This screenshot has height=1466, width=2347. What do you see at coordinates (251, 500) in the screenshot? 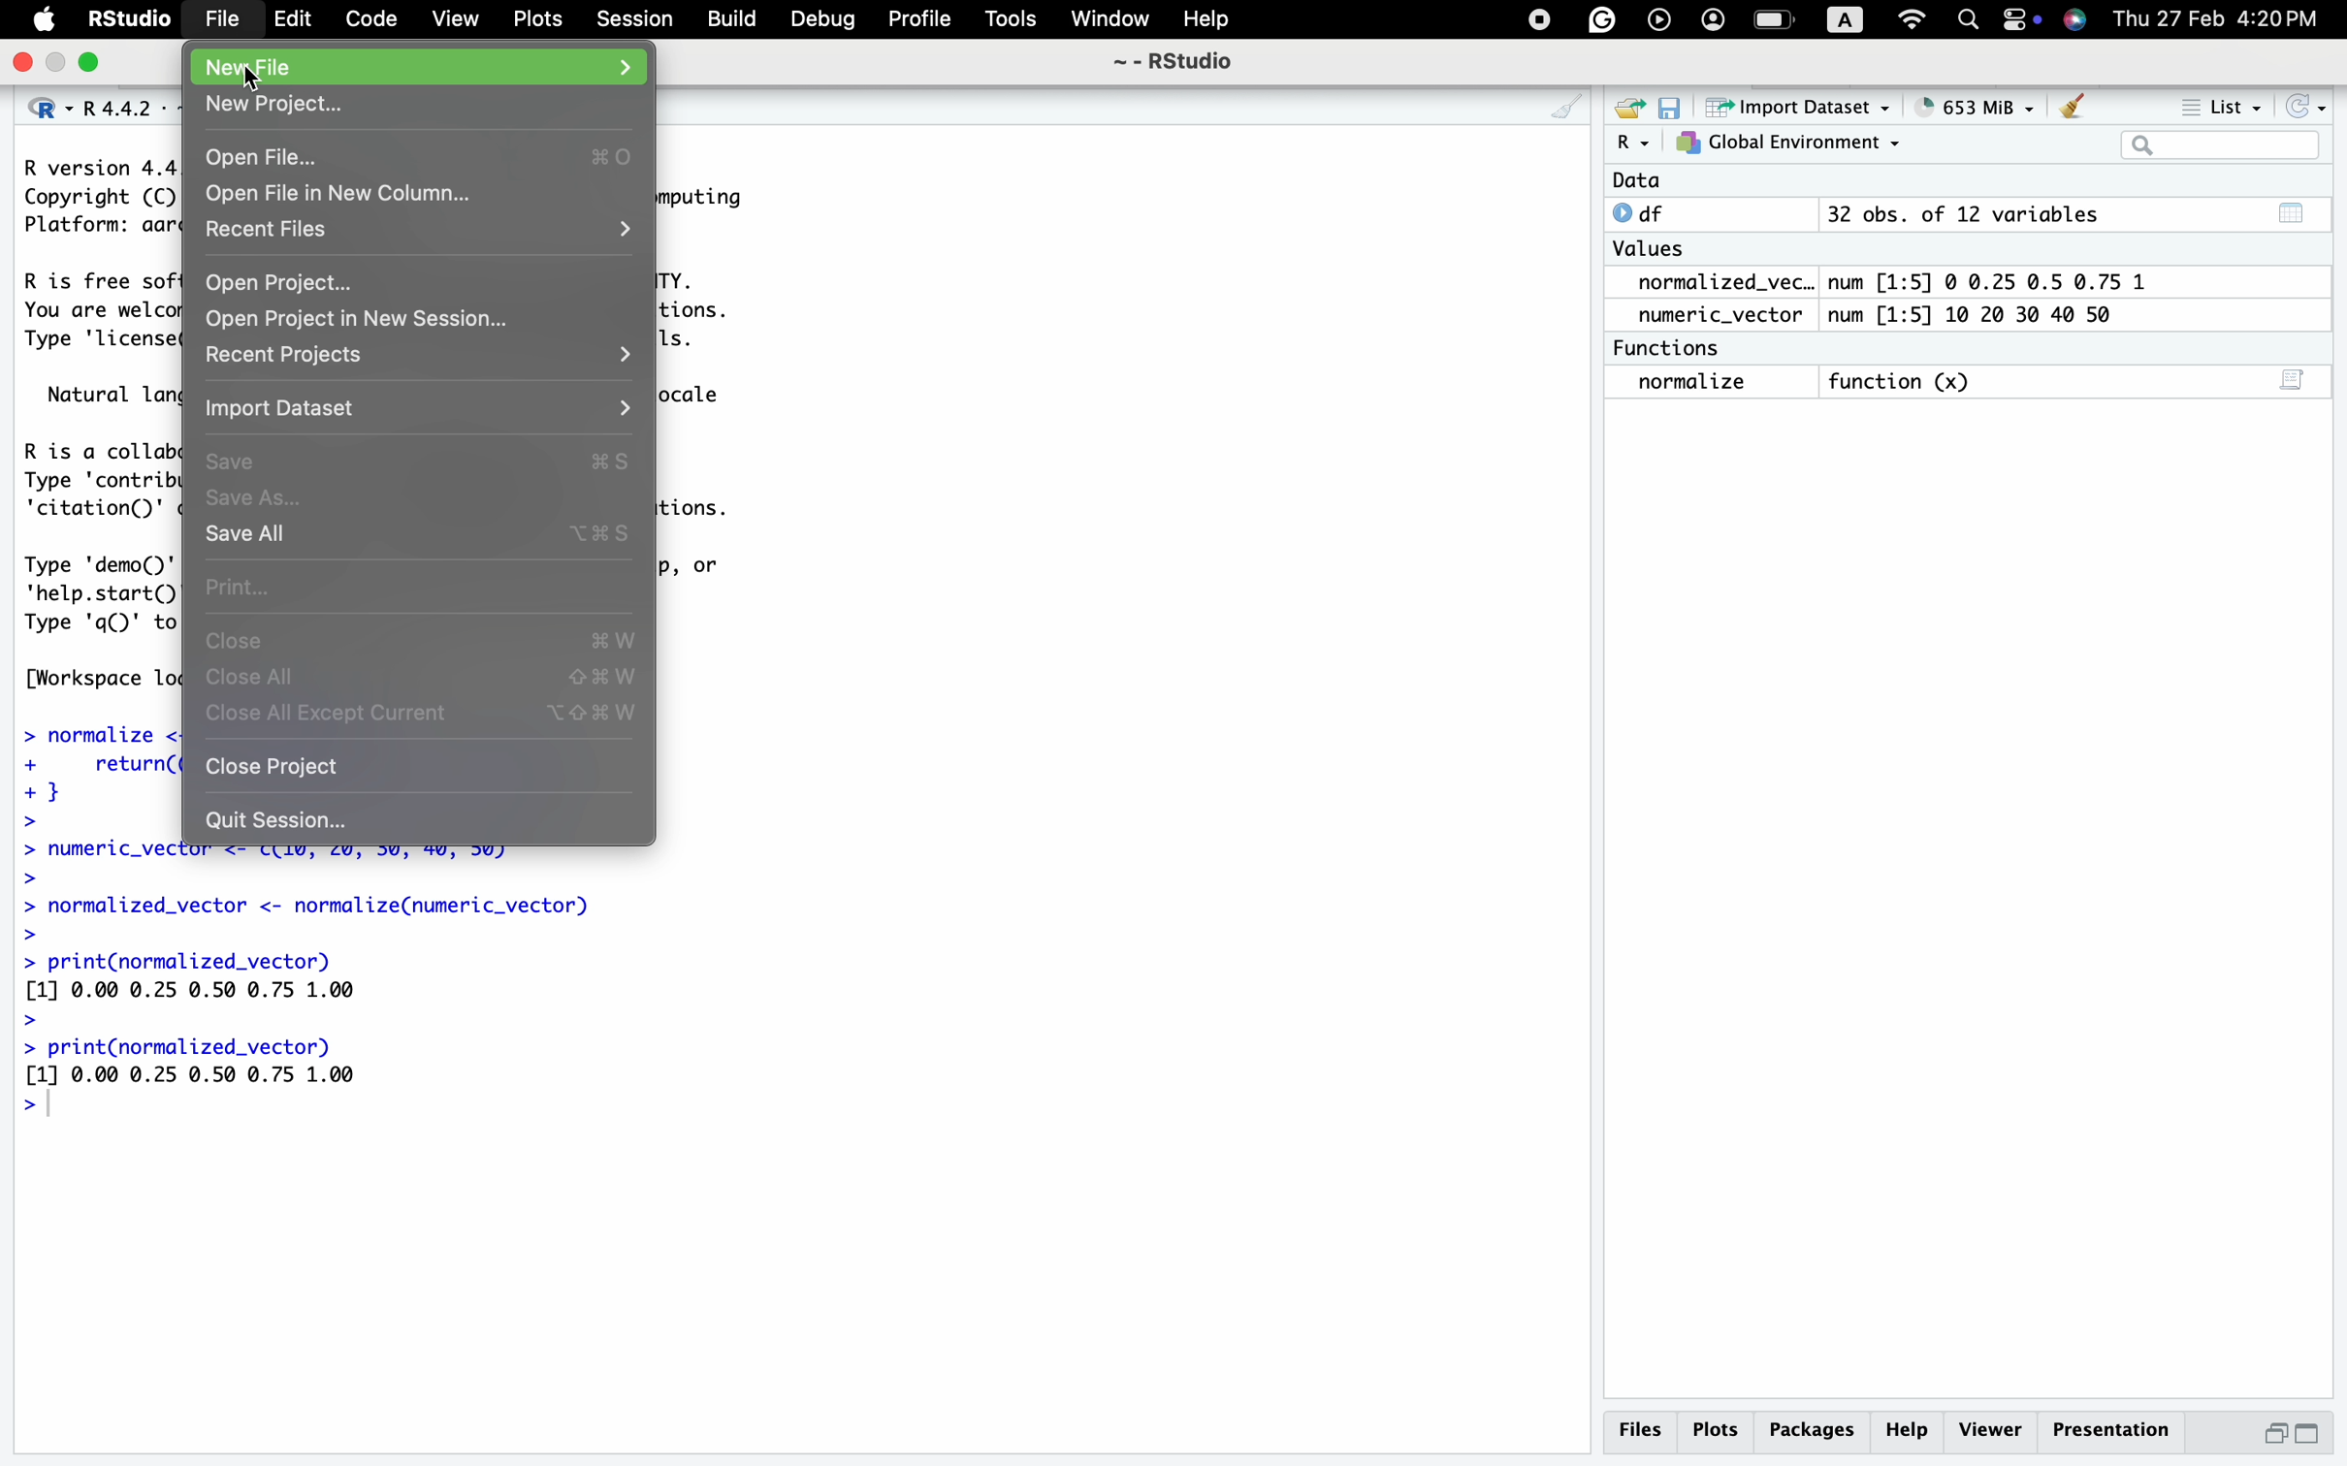
I see `Save AS` at bounding box center [251, 500].